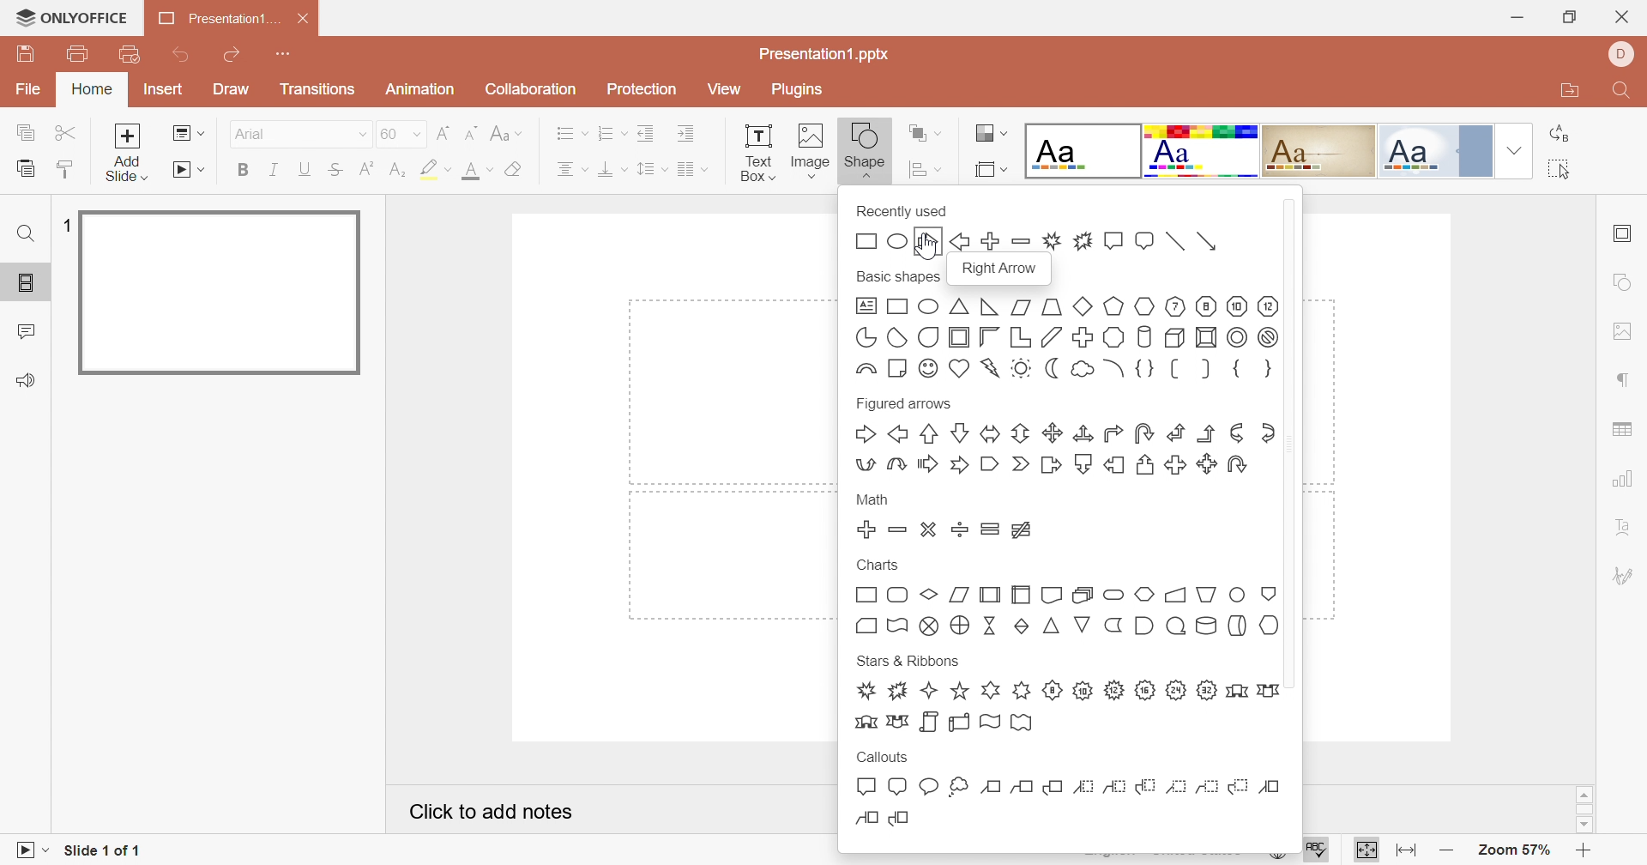  Describe the element at coordinates (1622, 92) in the screenshot. I see `Find` at that location.